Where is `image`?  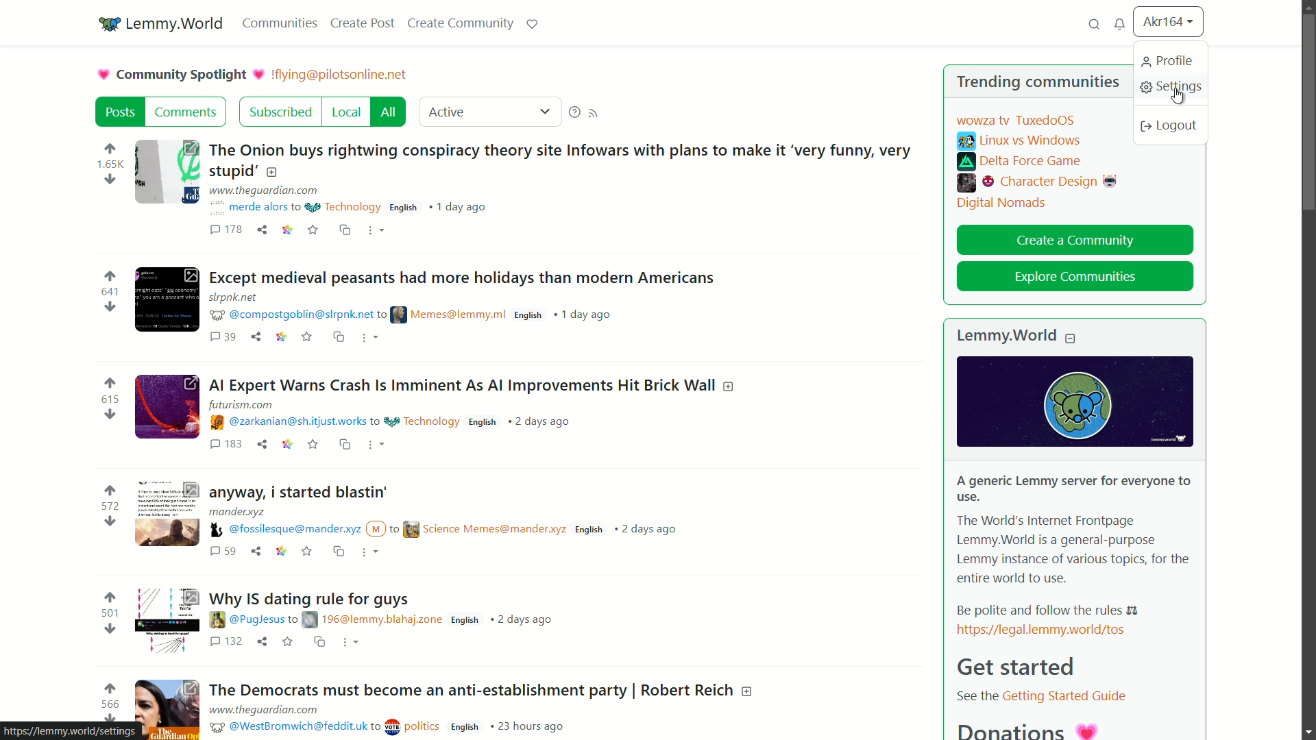
image is located at coordinates (168, 707).